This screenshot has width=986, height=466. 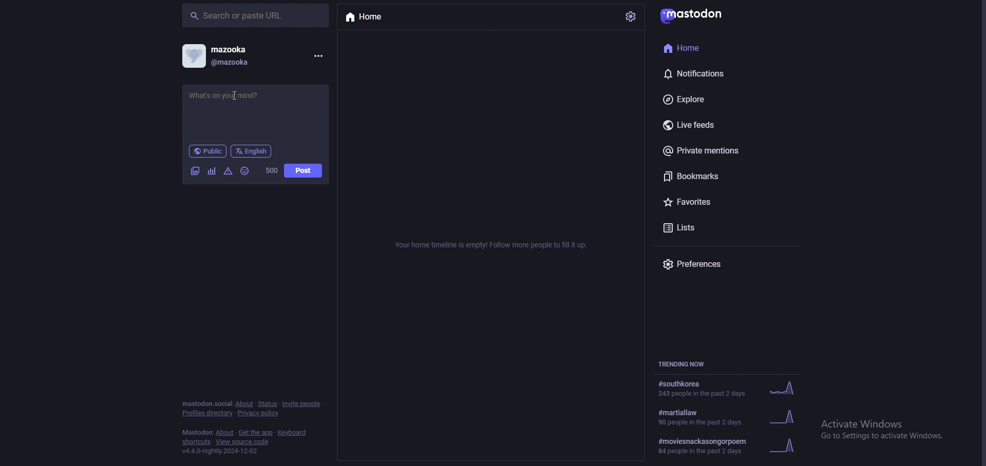 I want to click on privacy policy, so click(x=259, y=414).